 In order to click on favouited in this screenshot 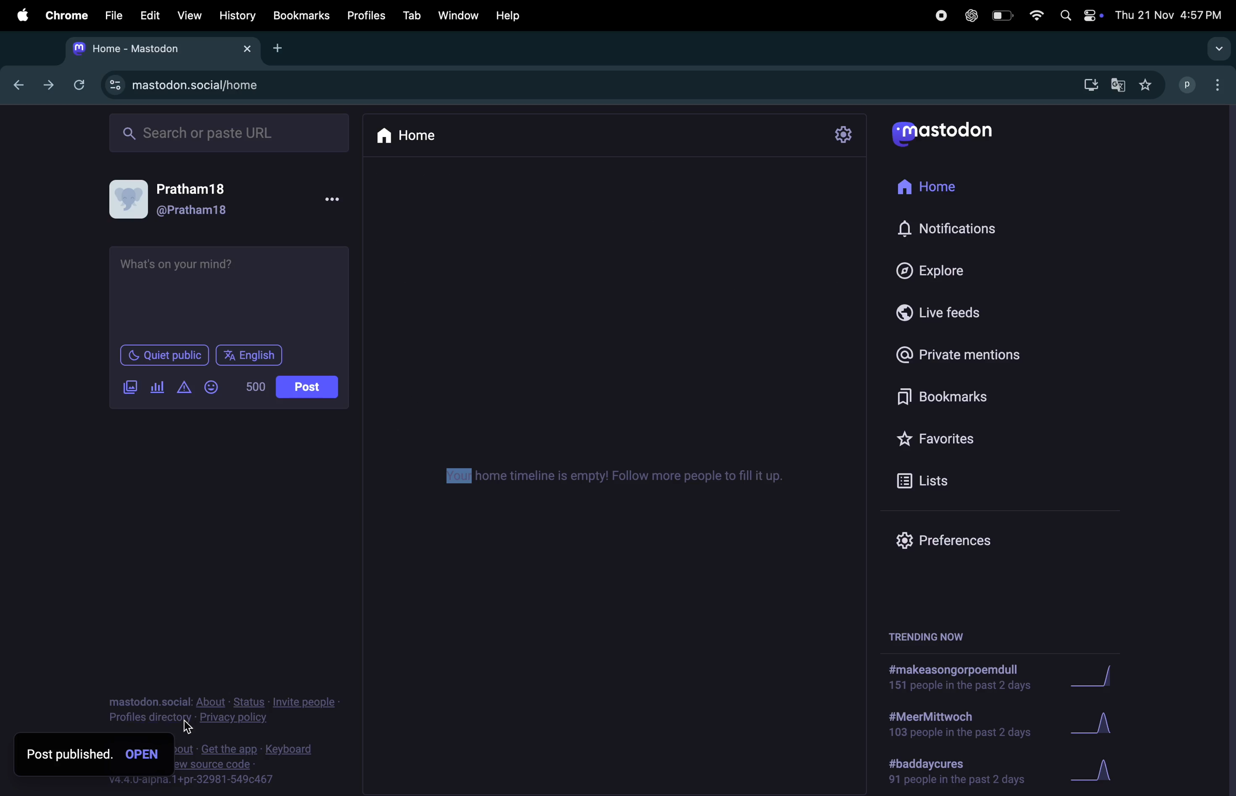, I will do `click(1149, 85)`.